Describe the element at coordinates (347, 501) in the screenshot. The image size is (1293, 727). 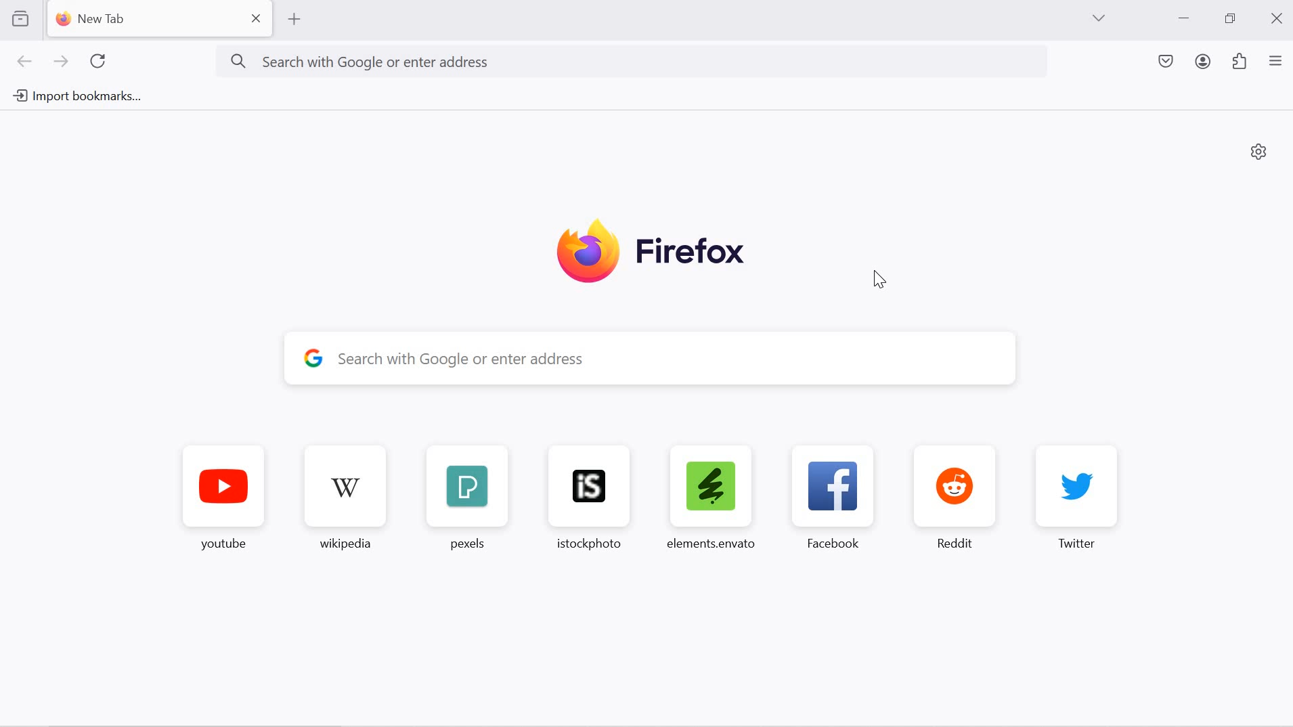
I see `‘Wikipedia` at that location.